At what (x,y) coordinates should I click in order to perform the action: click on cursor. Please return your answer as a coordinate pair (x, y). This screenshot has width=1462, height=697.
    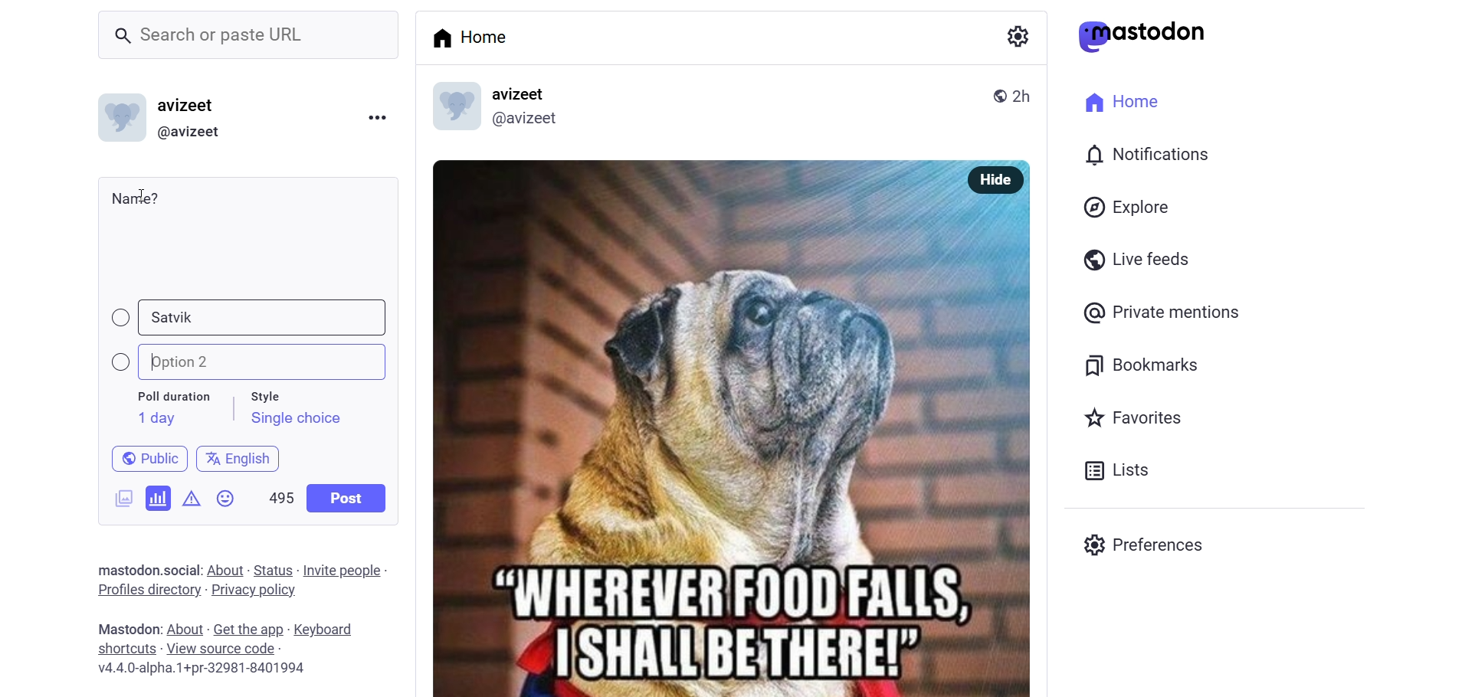
    Looking at the image, I should click on (149, 194).